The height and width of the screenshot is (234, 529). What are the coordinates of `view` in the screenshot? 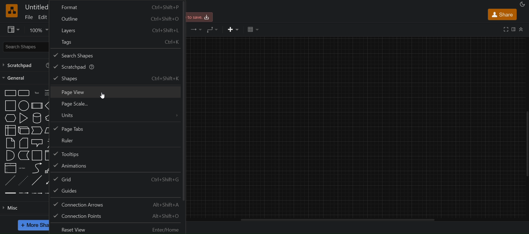 It's located at (13, 29).